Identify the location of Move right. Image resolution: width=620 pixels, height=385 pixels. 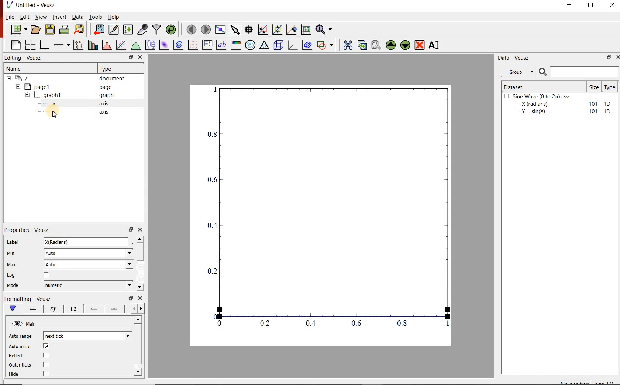
(142, 309).